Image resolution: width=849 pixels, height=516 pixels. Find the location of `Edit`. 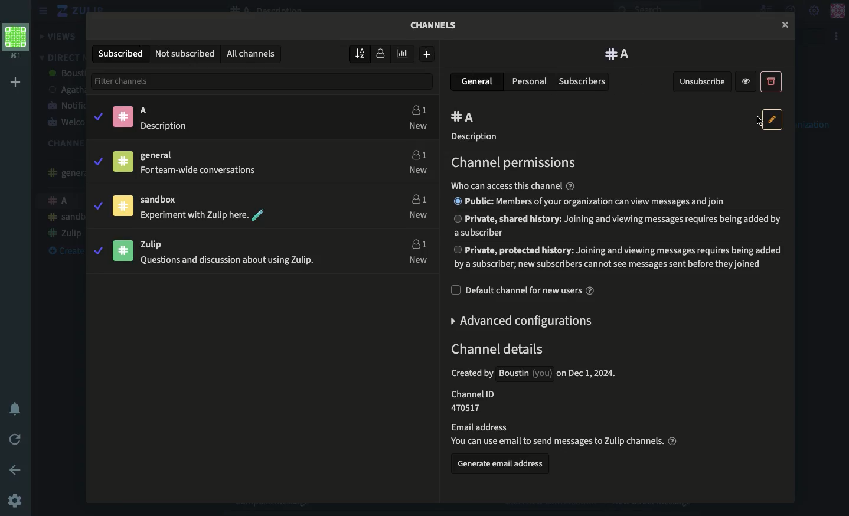

Edit is located at coordinates (773, 119).